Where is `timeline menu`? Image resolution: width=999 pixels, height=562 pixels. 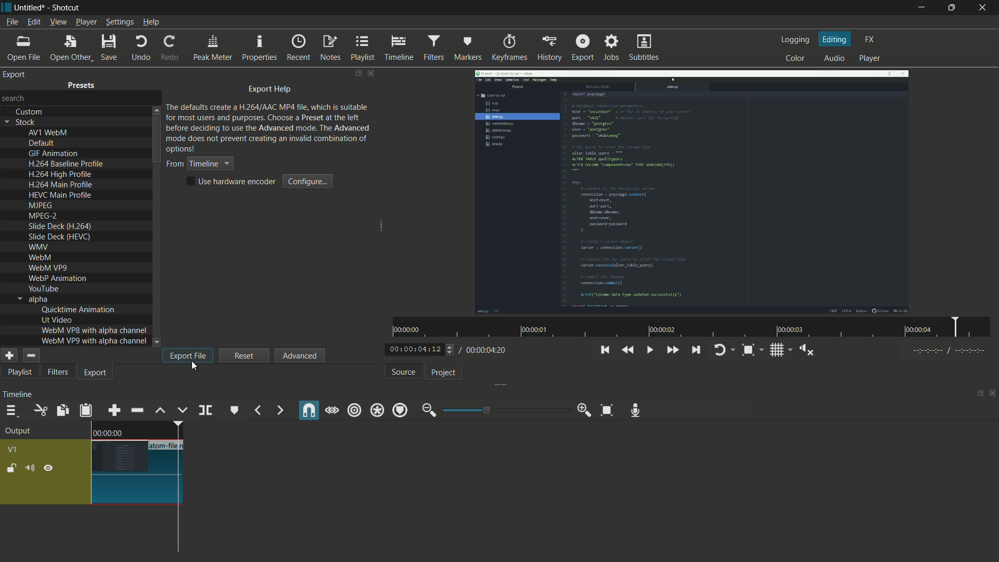
timeline menu is located at coordinates (11, 411).